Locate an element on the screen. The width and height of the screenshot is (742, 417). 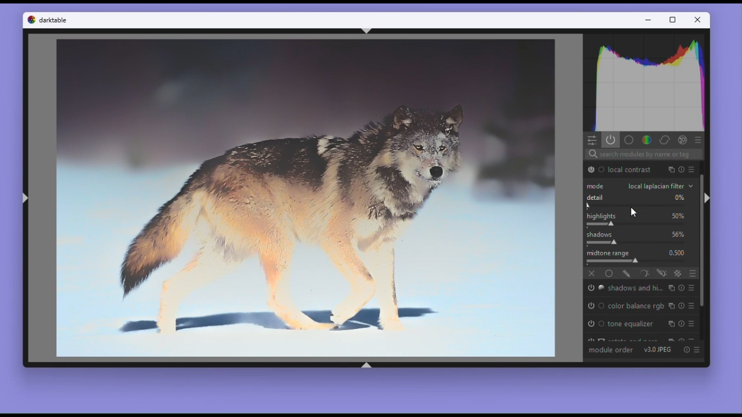
module order is located at coordinates (610, 349).